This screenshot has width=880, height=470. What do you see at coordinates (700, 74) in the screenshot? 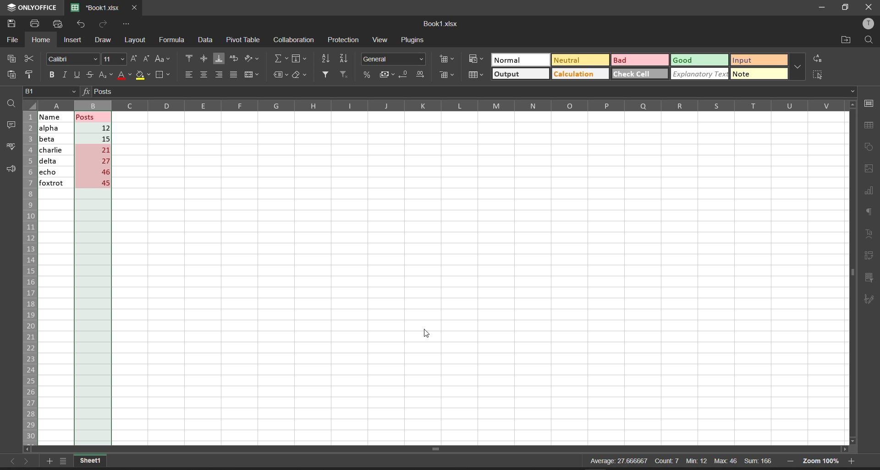
I see `explanatory text` at bounding box center [700, 74].